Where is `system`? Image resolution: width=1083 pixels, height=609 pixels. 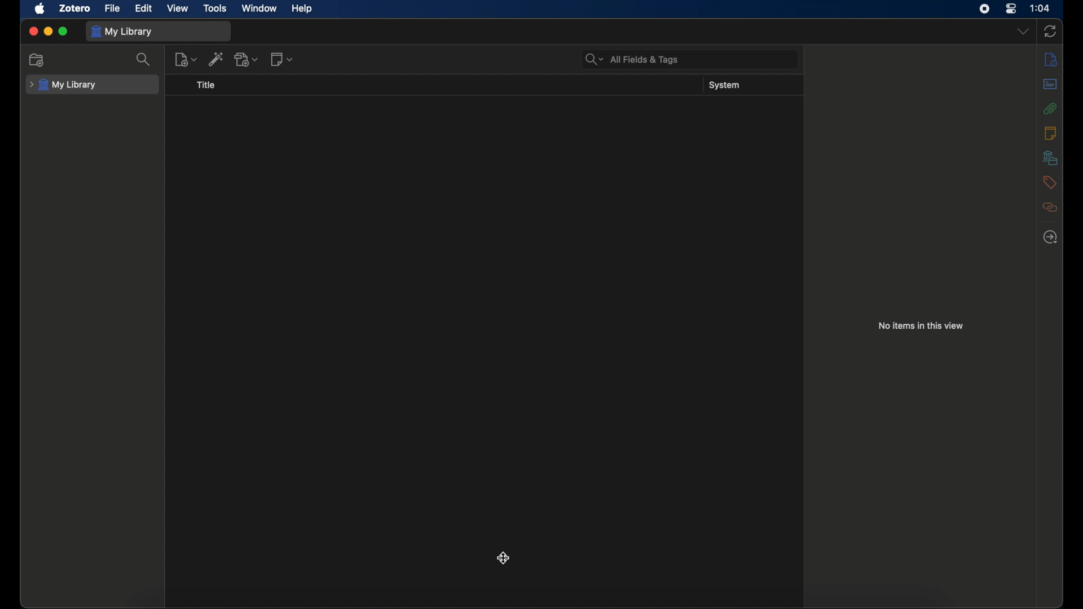
system is located at coordinates (724, 85).